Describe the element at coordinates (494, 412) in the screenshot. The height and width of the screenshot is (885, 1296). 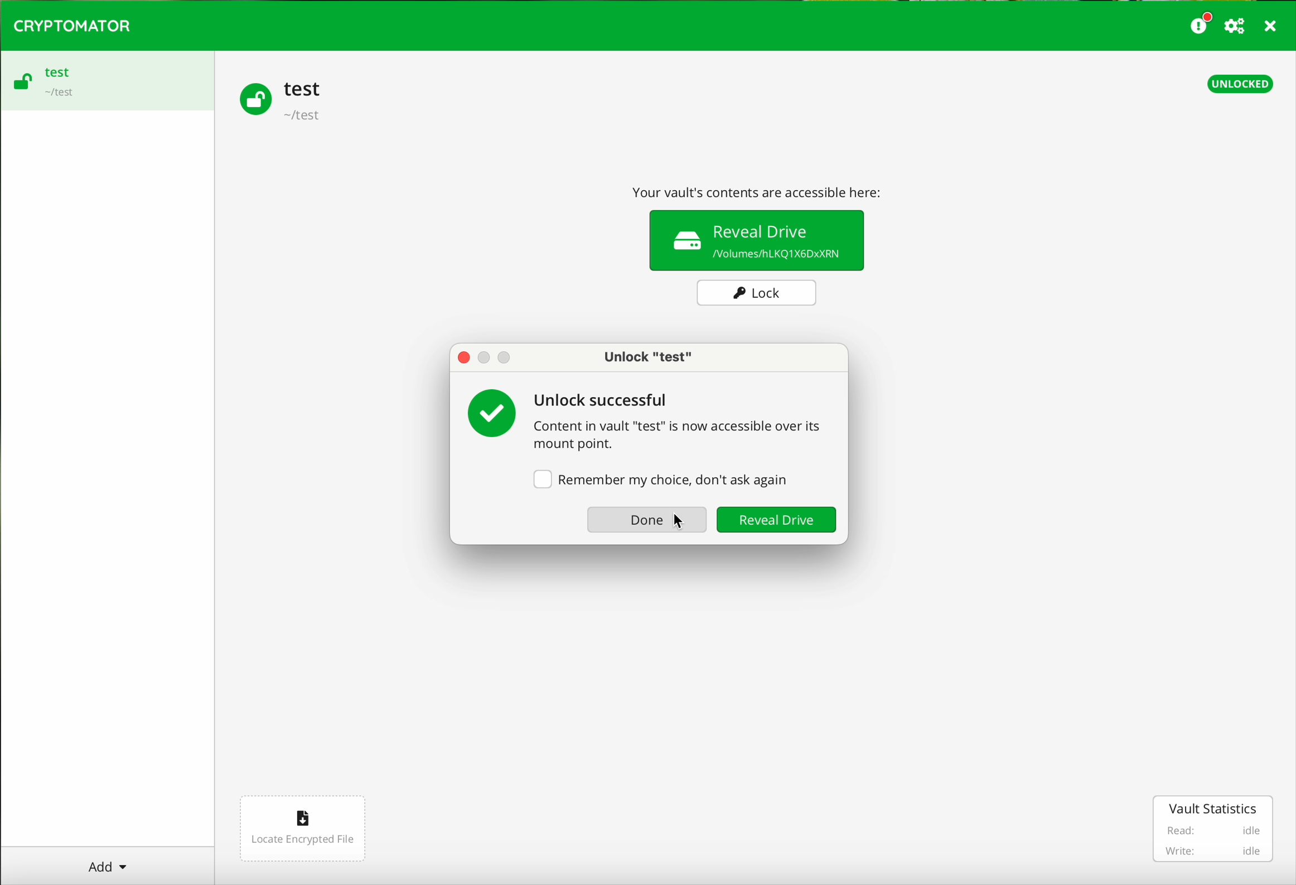
I see `green tick` at that location.